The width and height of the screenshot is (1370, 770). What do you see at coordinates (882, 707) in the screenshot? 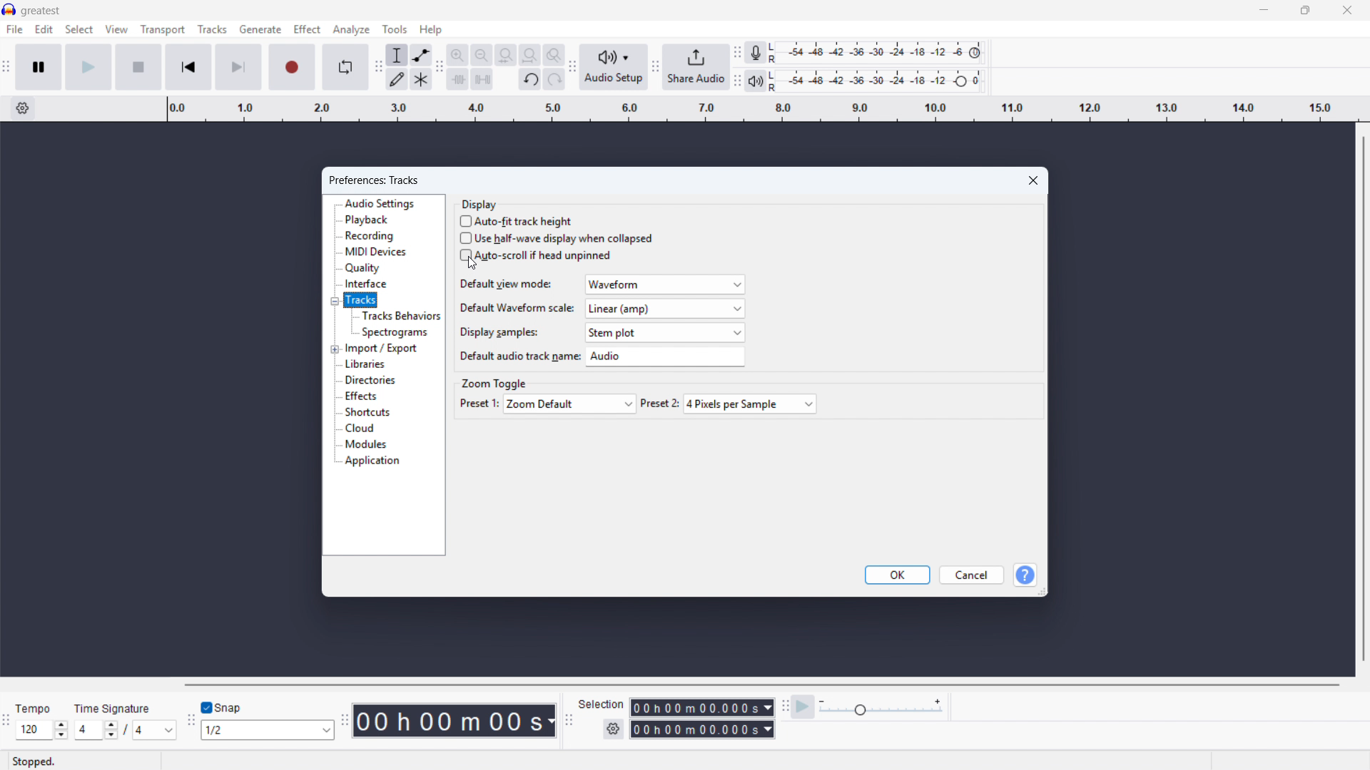
I see `Playback speed ` at bounding box center [882, 707].